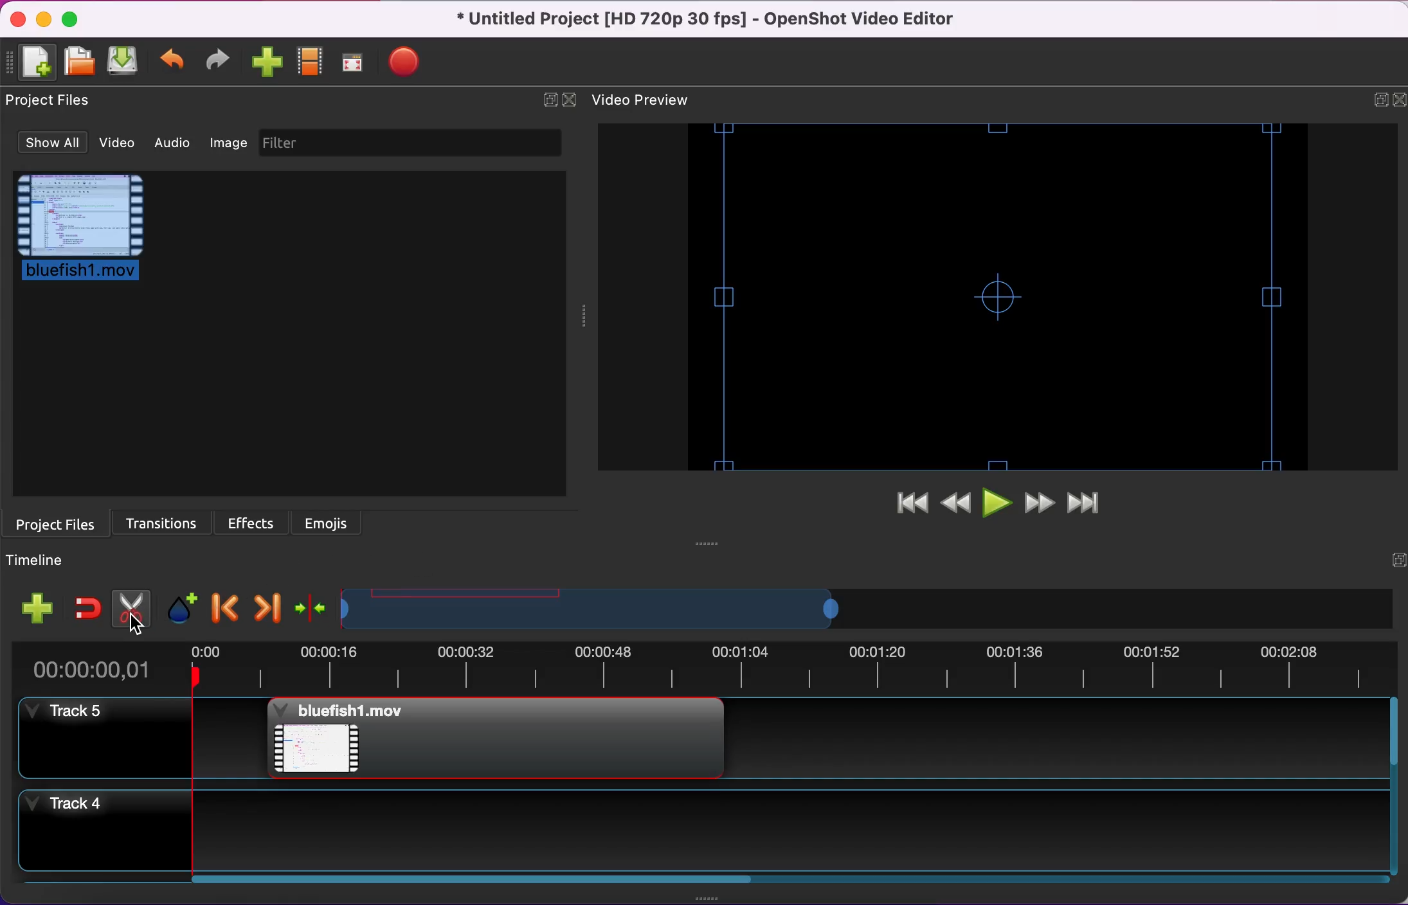  I want to click on fast forward, so click(1039, 504).